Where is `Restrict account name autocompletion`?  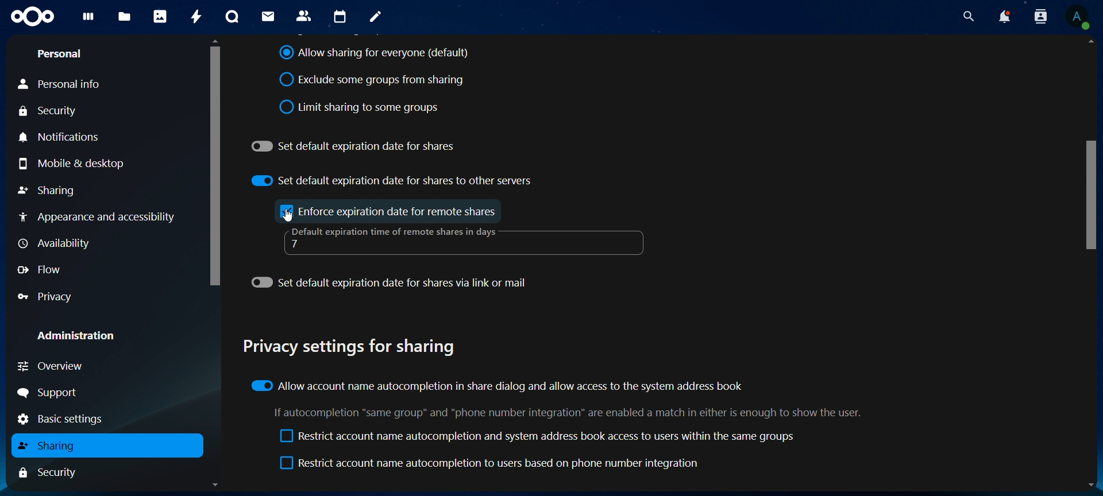
Restrict account name autocompletion is located at coordinates (534, 436).